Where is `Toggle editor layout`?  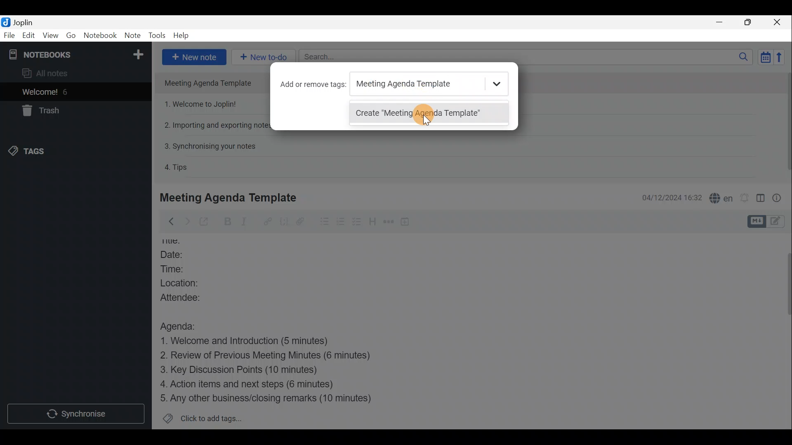 Toggle editor layout is located at coordinates (761, 199).